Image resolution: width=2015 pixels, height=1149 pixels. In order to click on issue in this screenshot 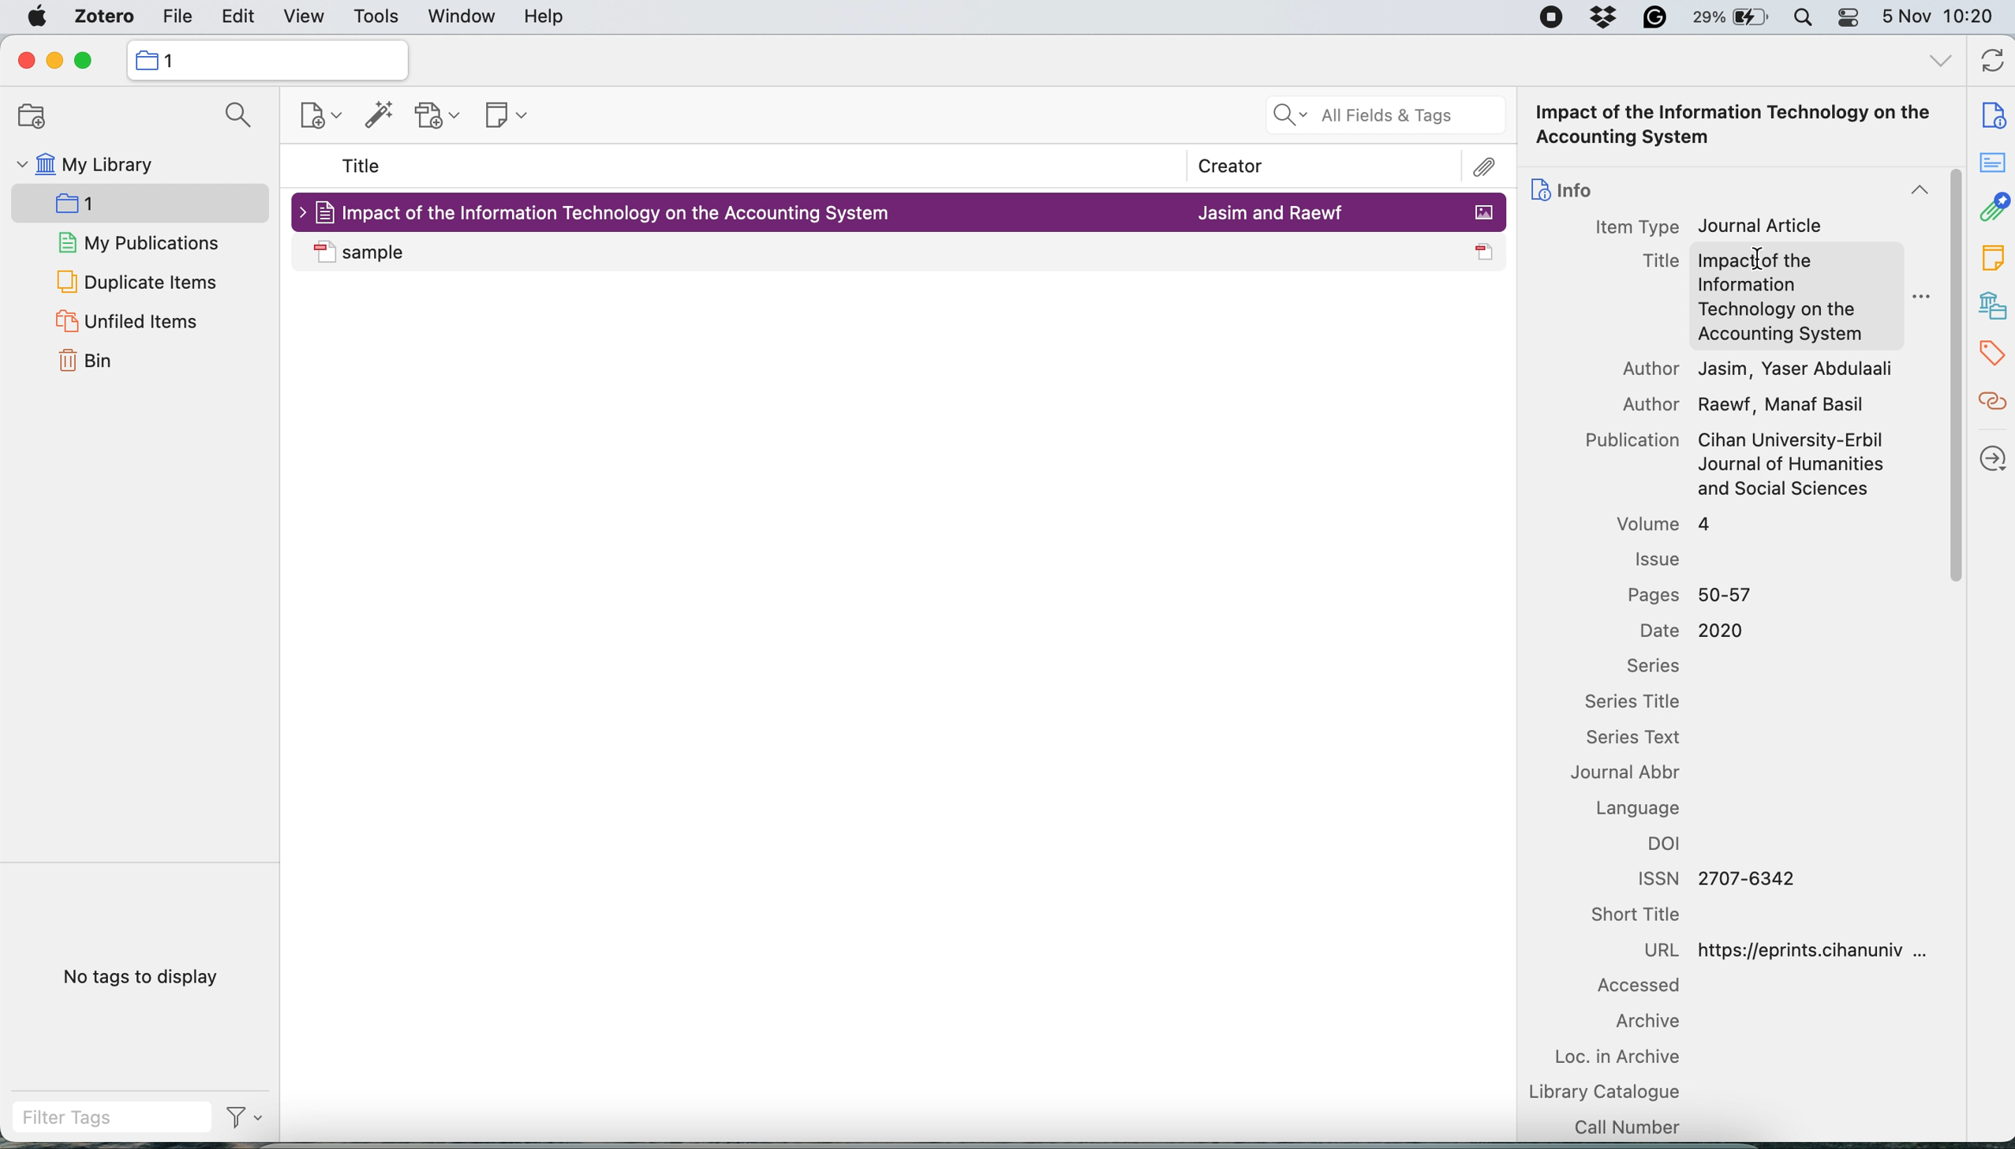, I will do `click(1658, 559)`.